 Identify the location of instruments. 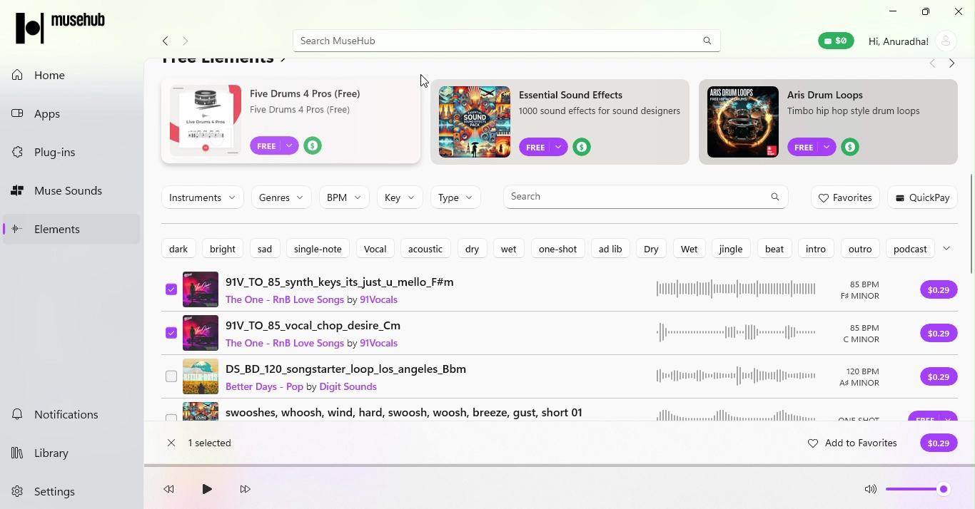
(203, 197).